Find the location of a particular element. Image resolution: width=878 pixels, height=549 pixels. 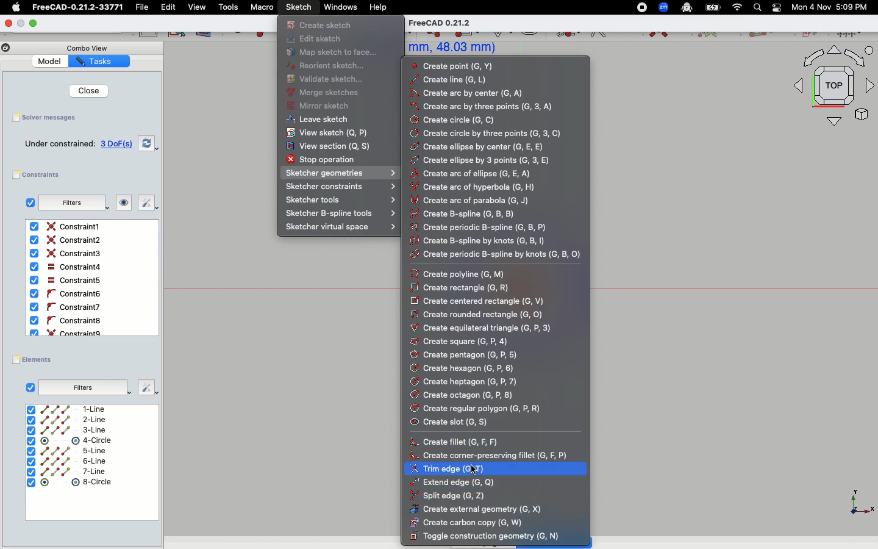

View sketch(Q, P) is located at coordinates (340, 132).